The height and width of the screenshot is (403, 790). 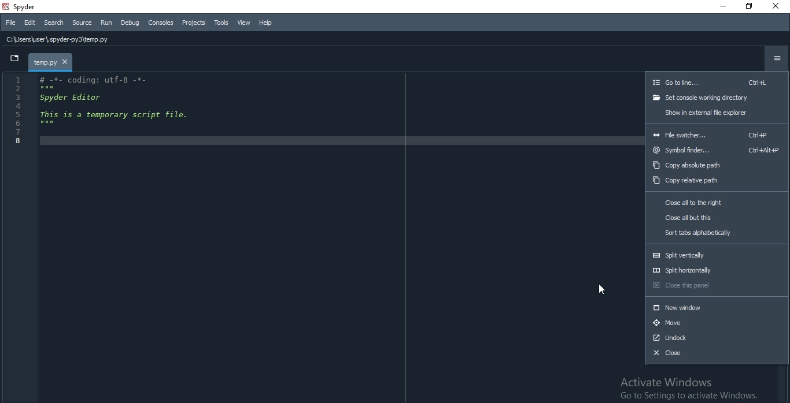 What do you see at coordinates (51, 63) in the screenshot?
I see `tab` at bounding box center [51, 63].